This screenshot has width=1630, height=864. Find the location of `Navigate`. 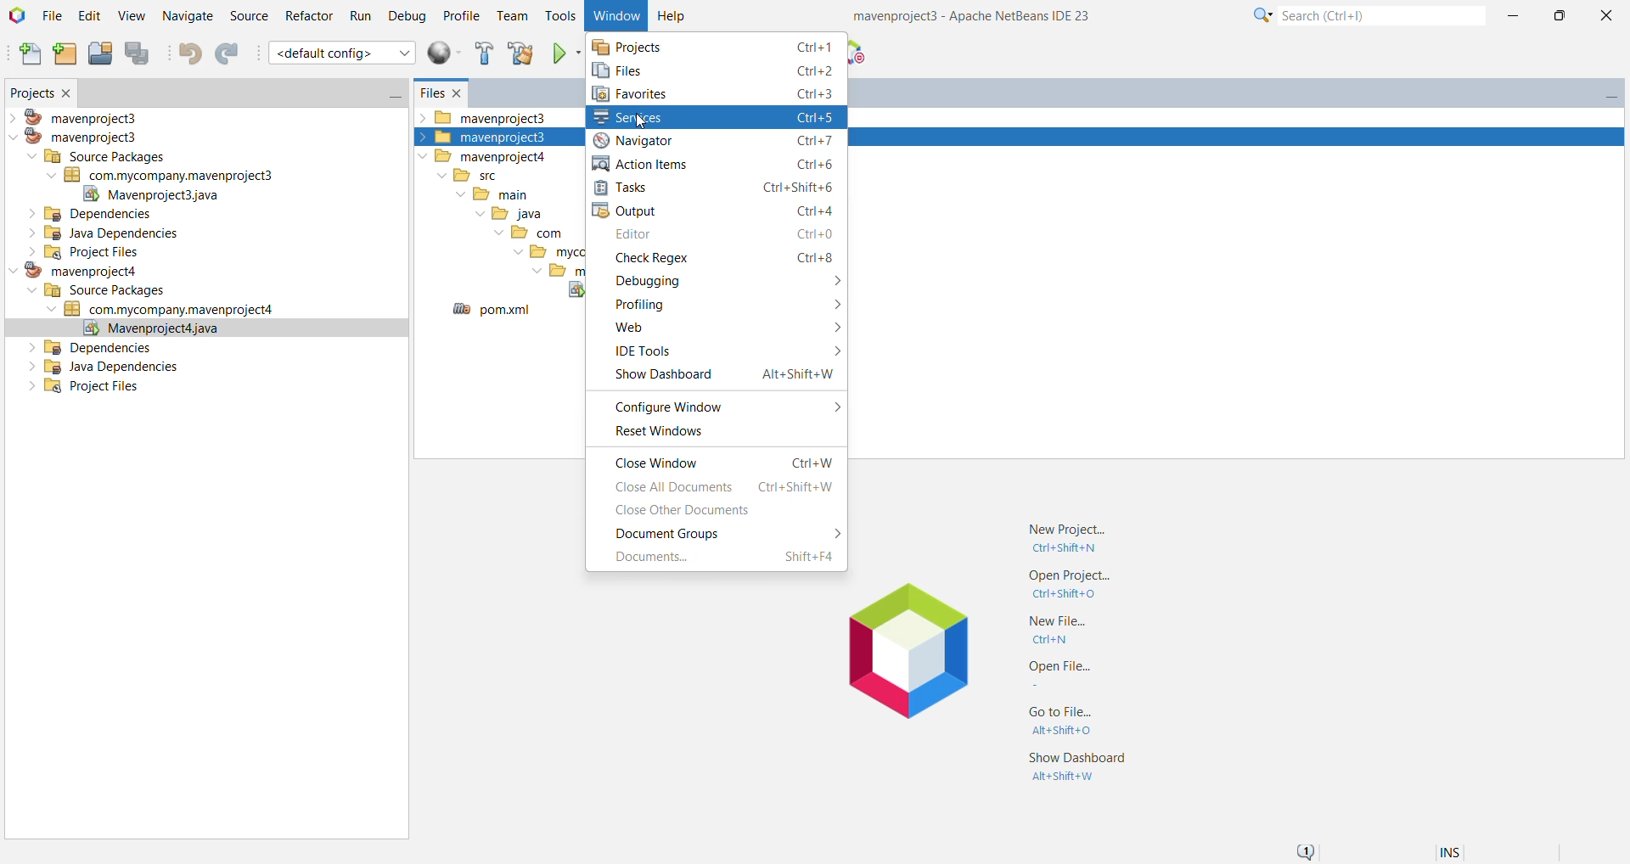

Navigate is located at coordinates (186, 17).